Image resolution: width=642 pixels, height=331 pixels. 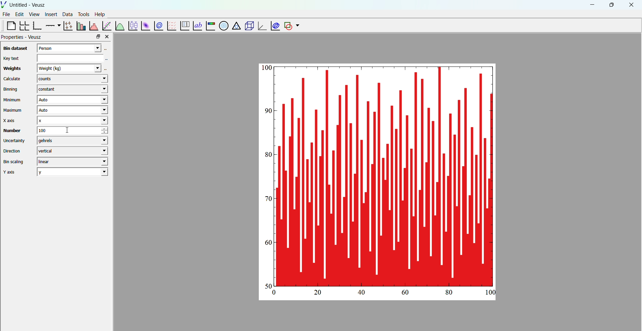 What do you see at coordinates (28, 5) in the screenshot?
I see `Untitled - Veusz` at bounding box center [28, 5].